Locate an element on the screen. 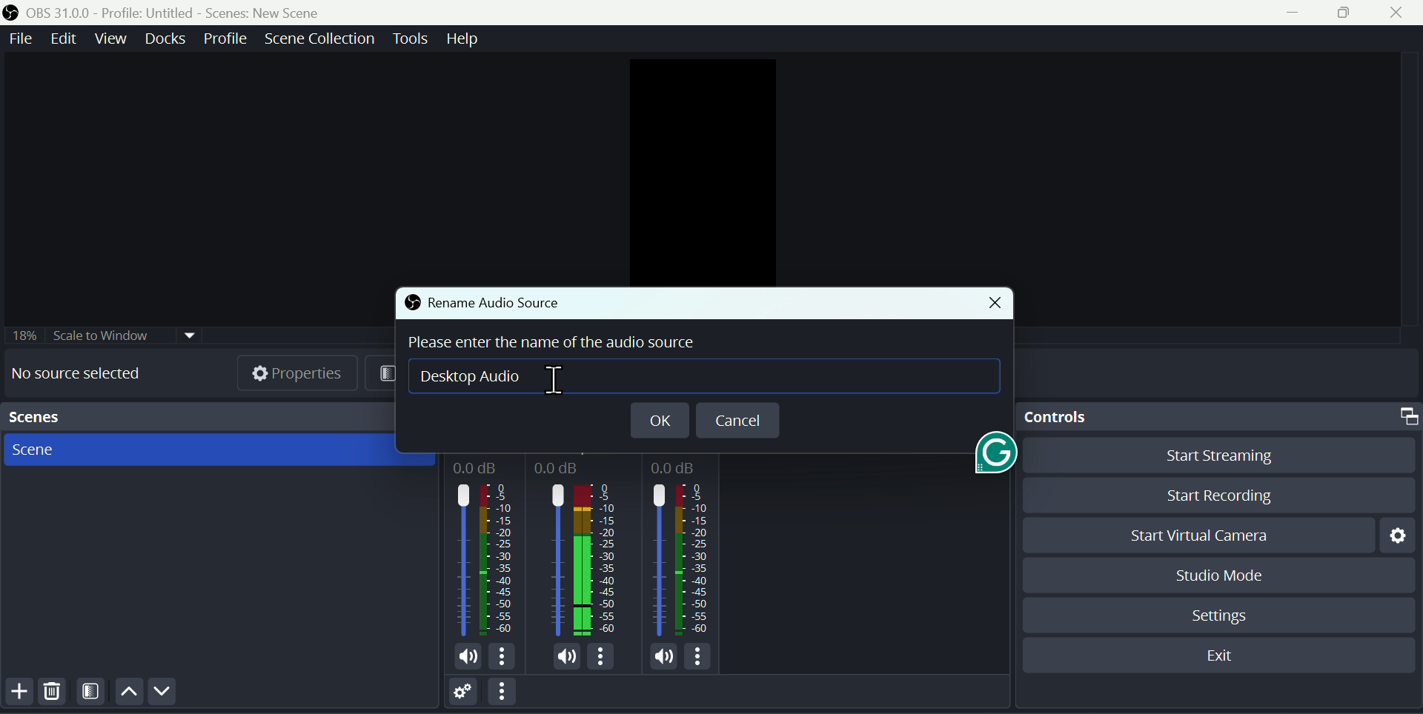  Down is located at coordinates (167, 692).